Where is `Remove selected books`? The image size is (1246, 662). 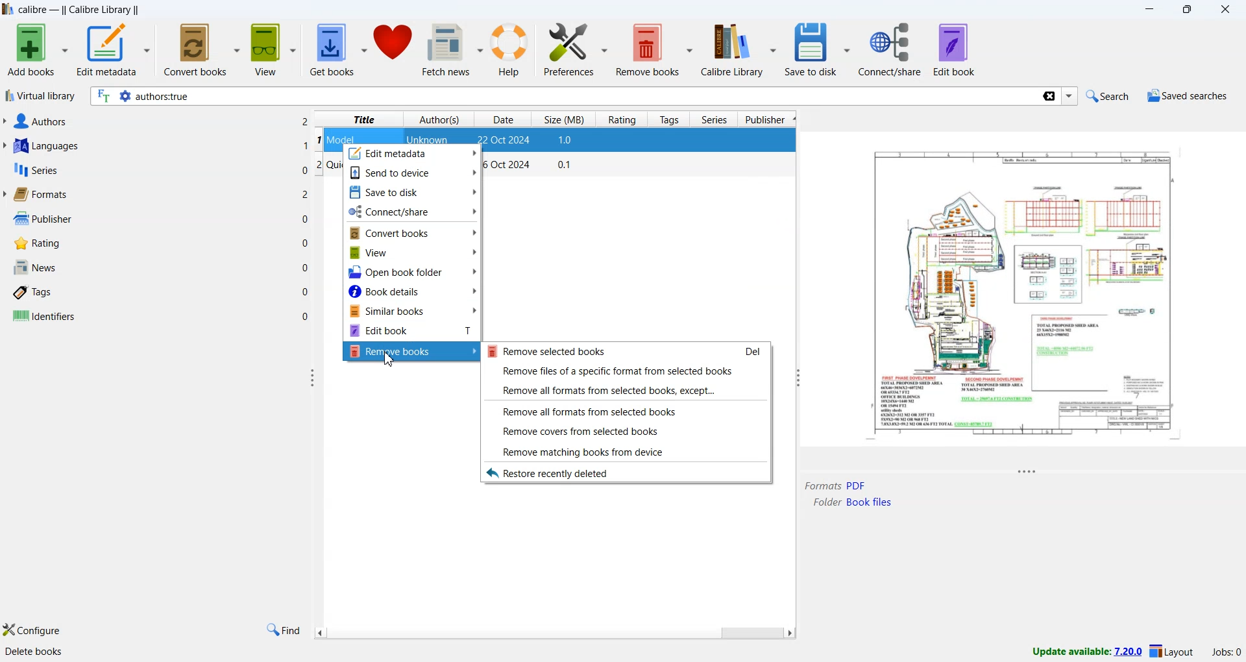 Remove selected books is located at coordinates (625, 352).